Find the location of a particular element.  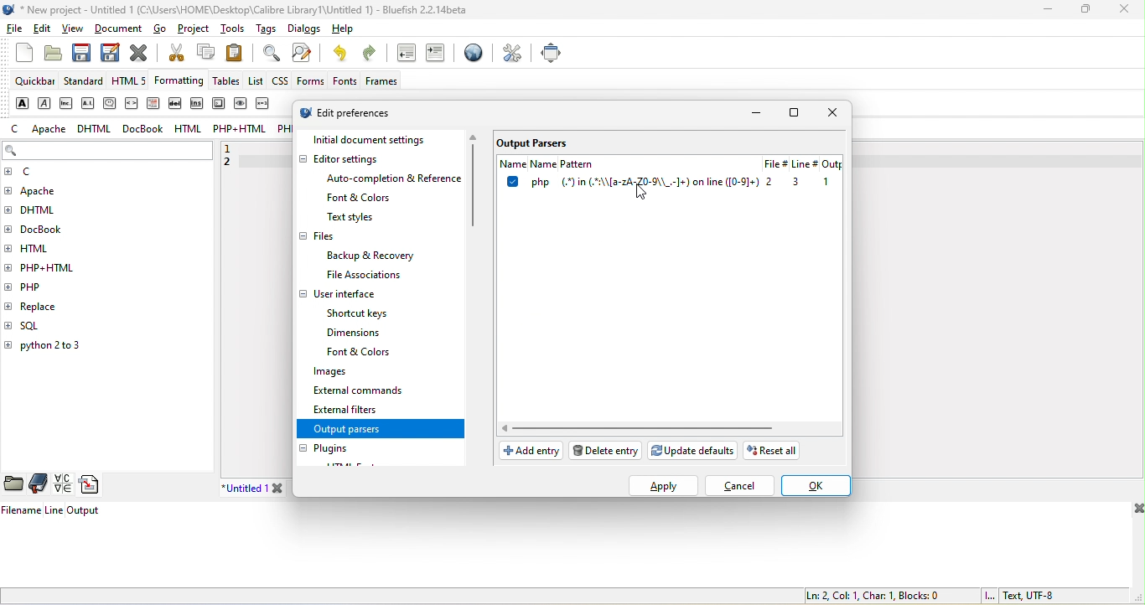

title is located at coordinates (236, 8).